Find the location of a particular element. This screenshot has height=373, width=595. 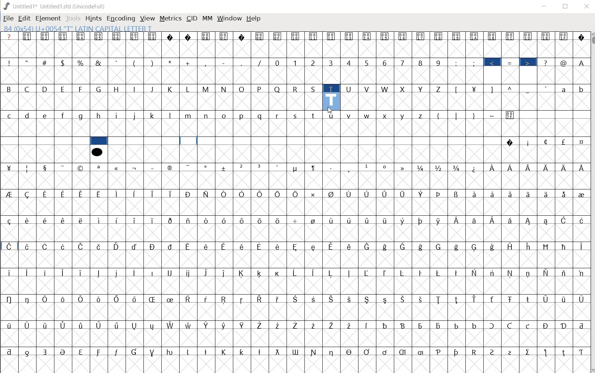

Symbol is located at coordinates (278, 220).